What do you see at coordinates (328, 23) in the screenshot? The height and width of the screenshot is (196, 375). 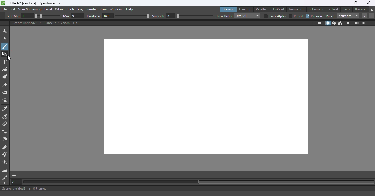 I see `Camera stand view` at bounding box center [328, 23].